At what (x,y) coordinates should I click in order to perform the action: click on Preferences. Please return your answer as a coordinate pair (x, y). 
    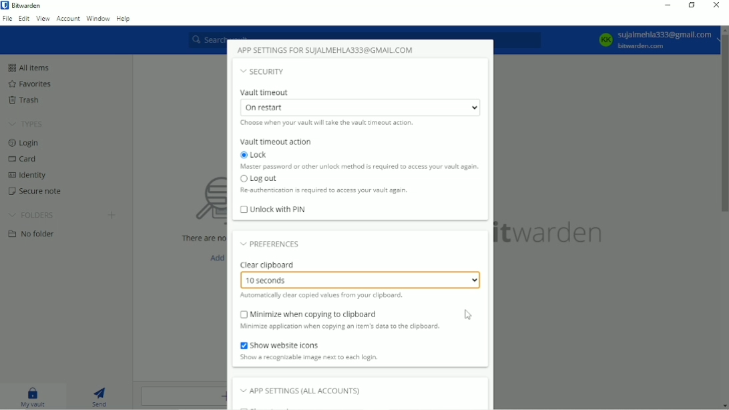
    Looking at the image, I should click on (272, 244).